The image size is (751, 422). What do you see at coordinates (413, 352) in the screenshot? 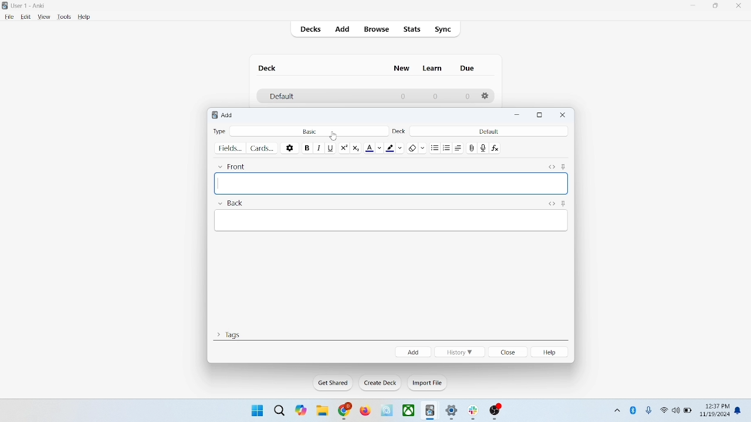
I see `add` at bounding box center [413, 352].